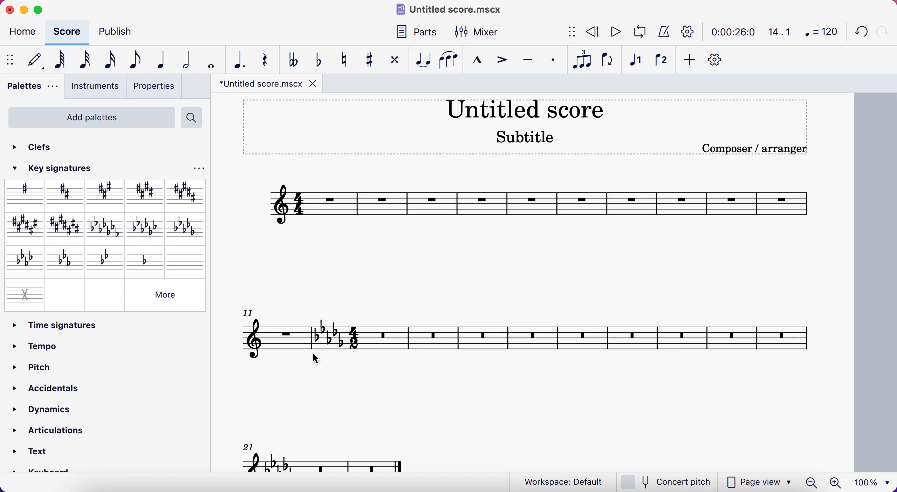 This screenshot has width=897, height=492. Describe the element at coordinates (663, 62) in the screenshot. I see `voice 2` at that location.